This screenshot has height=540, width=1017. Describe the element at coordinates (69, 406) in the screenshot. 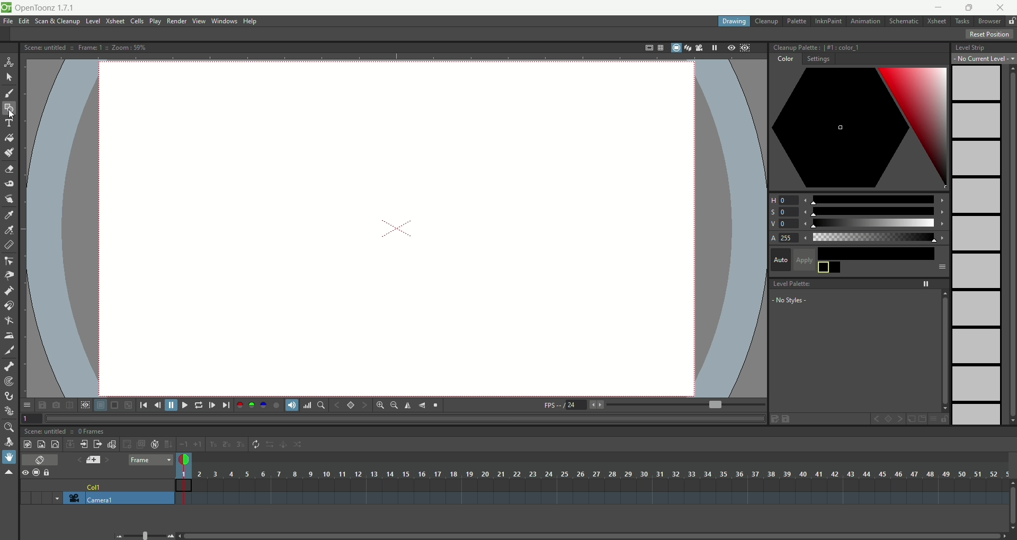

I see `compare to snapchat` at that location.